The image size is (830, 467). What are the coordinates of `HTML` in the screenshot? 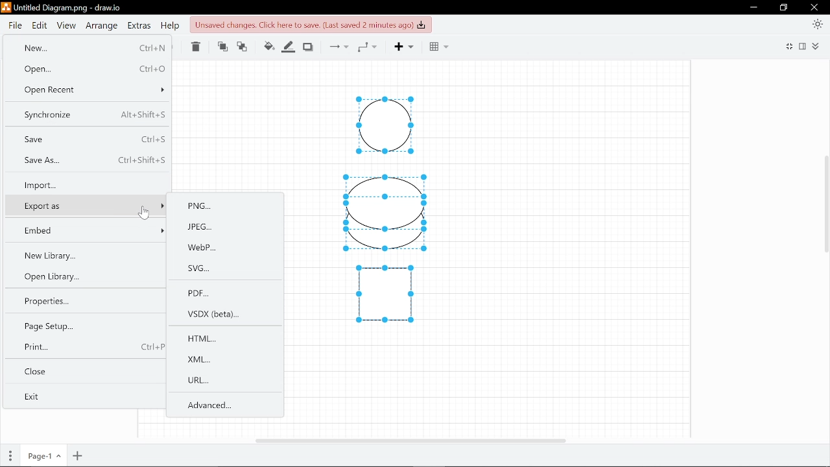 It's located at (228, 339).